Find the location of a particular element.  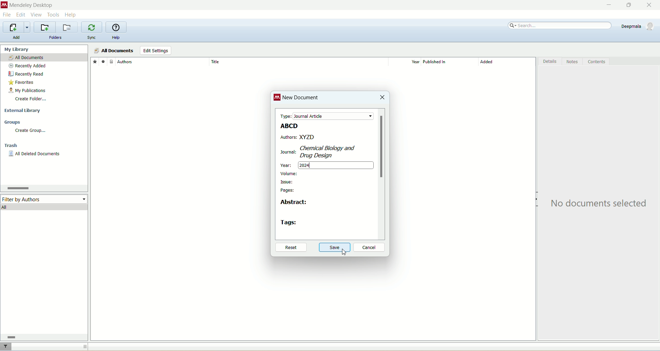

import is located at coordinates (15, 27).